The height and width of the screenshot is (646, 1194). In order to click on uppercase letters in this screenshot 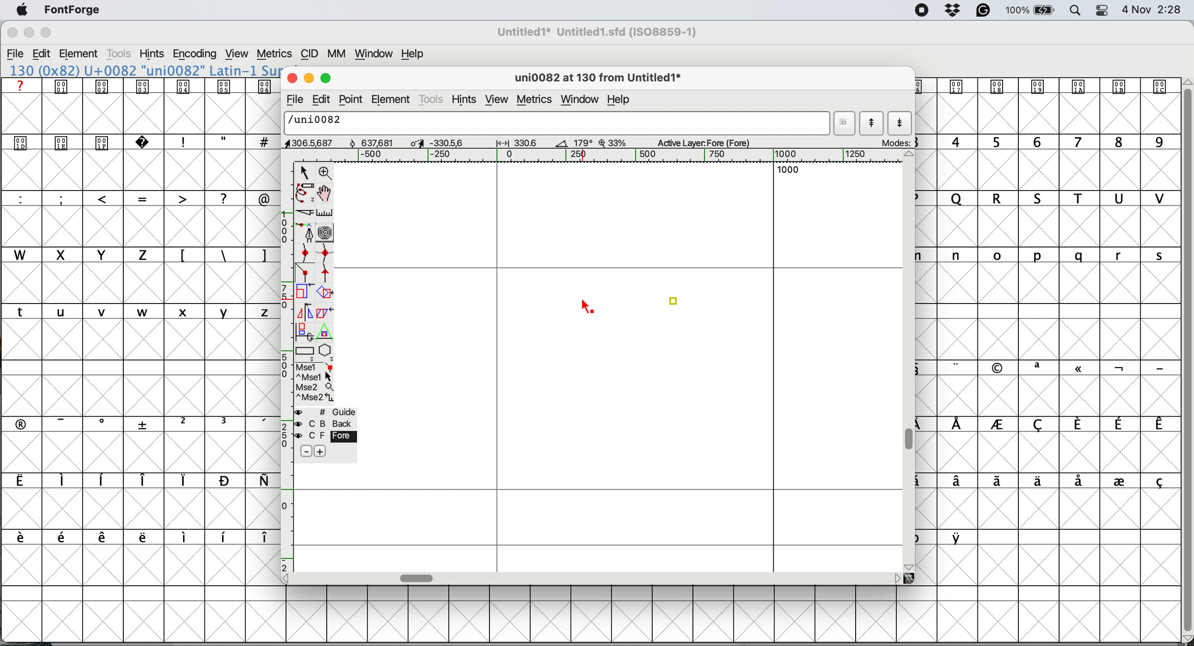, I will do `click(82, 254)`.